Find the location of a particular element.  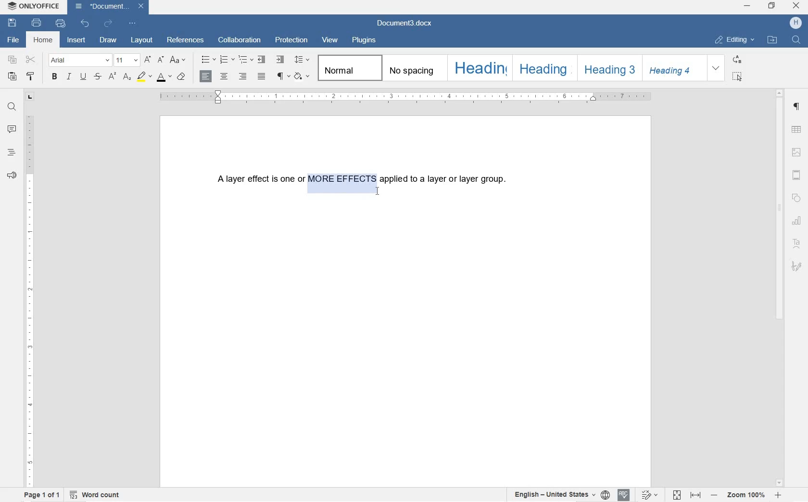

document3.docx is located at coordinates (108, 6).